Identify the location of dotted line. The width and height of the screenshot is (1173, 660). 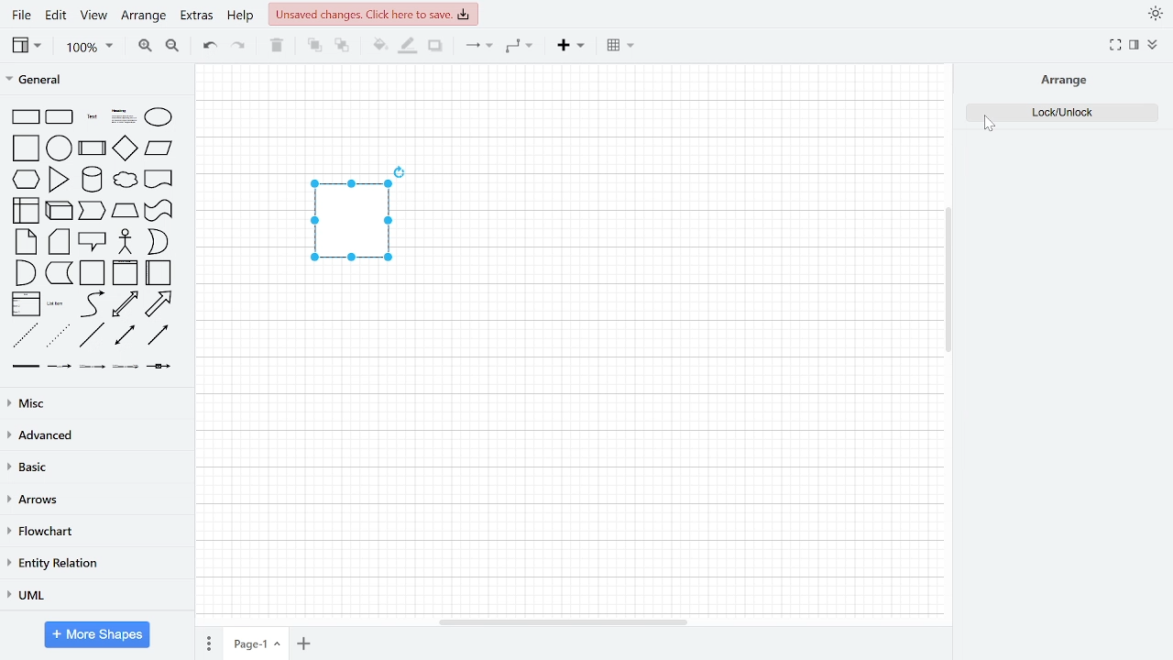
(57, 335).